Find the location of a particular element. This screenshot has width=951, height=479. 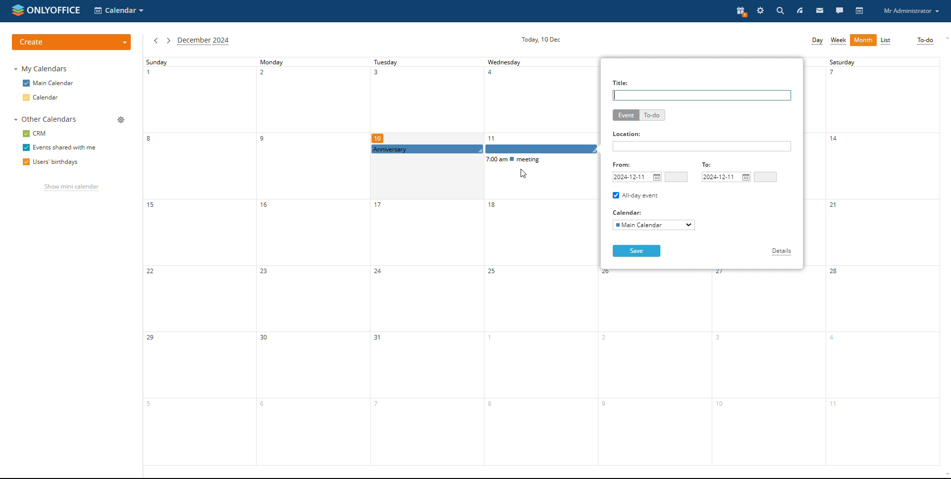

event is located at coordinates (626, 115).